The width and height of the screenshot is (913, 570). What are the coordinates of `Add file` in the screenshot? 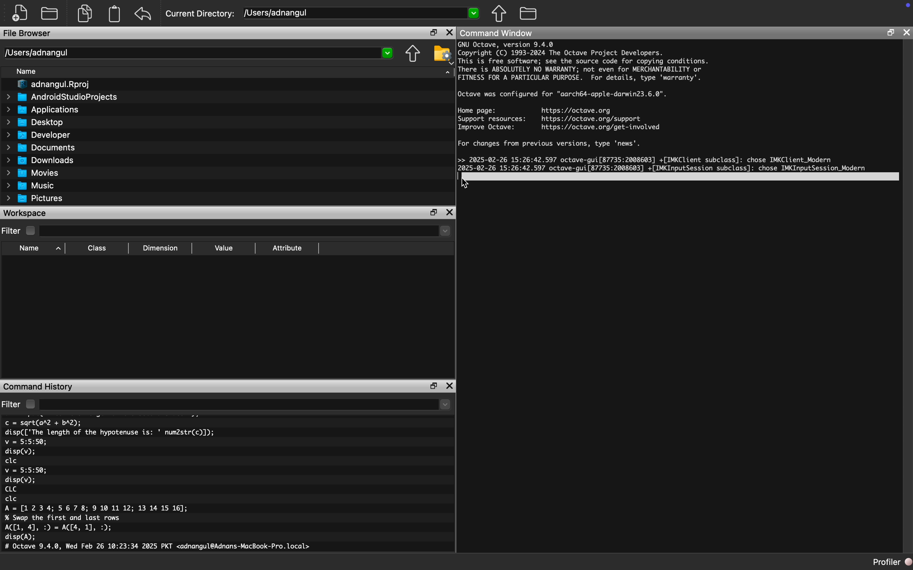 It's located at (20, 14).